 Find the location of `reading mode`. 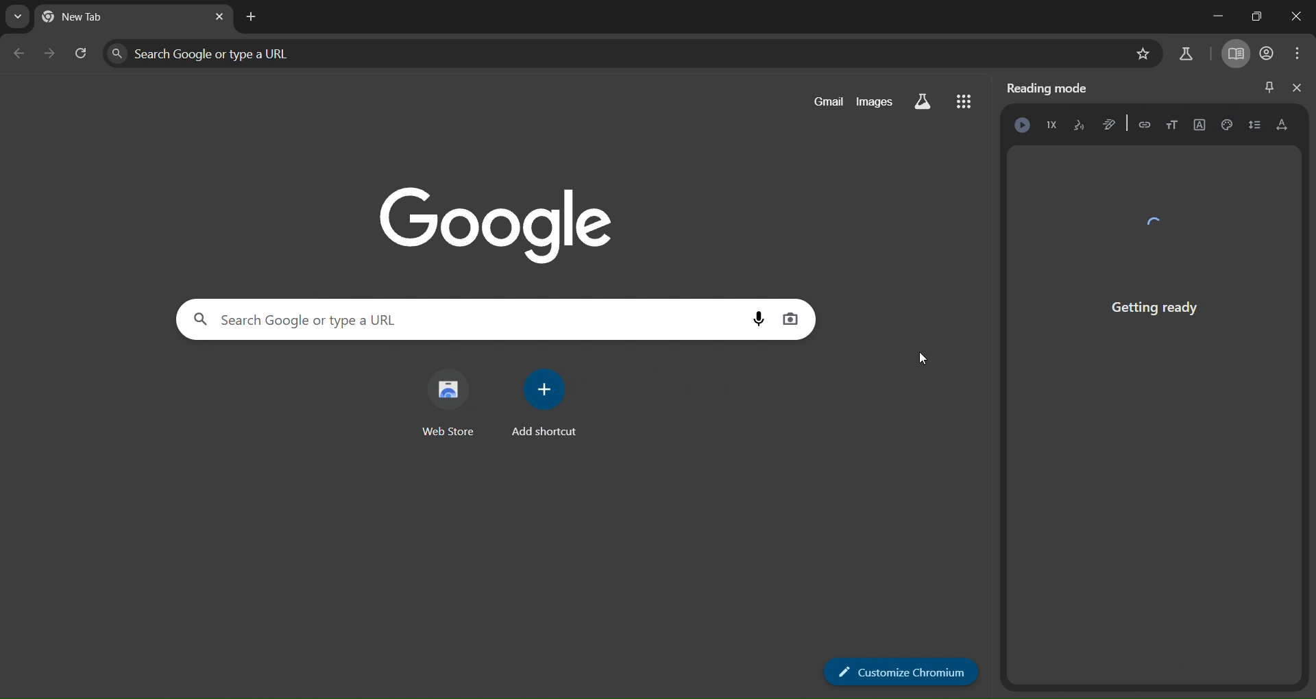

reading mode is located at coordinates (1234, 55).